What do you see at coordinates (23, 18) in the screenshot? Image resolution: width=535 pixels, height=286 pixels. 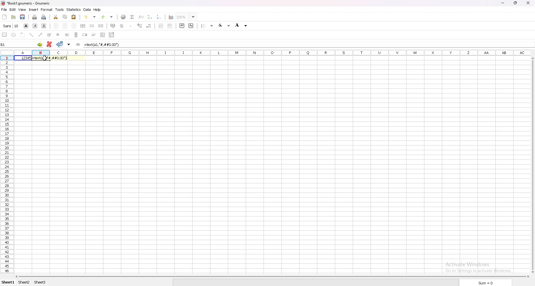 I see `save` at bounding box center [23, 18].